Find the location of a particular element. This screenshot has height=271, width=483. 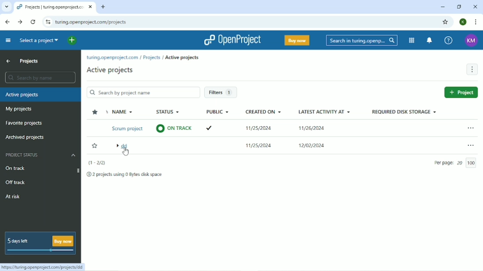

Projects is located at coordinates (30, 60).